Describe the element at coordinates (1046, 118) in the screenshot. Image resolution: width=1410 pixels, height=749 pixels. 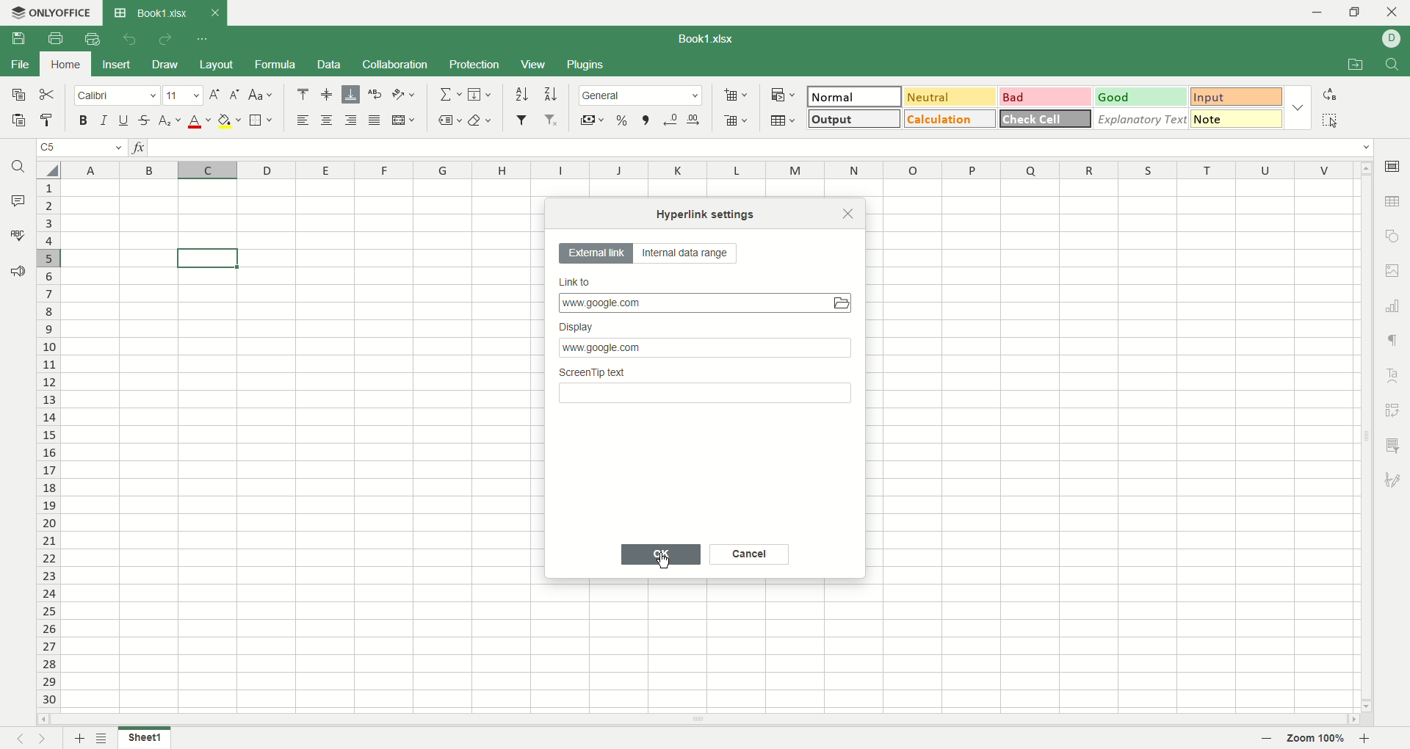
I see `check cell` at that location.